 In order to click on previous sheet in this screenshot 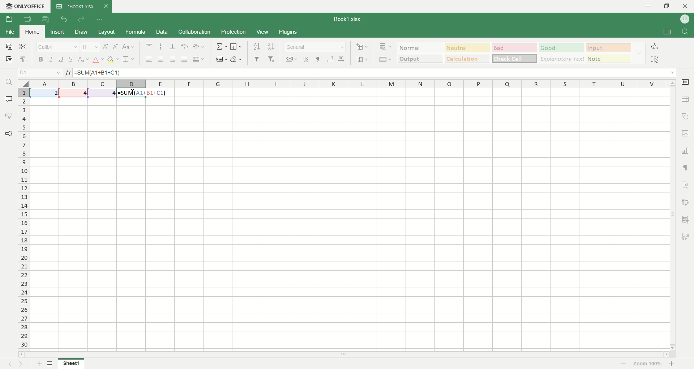, I will do `click(8, 365)`.